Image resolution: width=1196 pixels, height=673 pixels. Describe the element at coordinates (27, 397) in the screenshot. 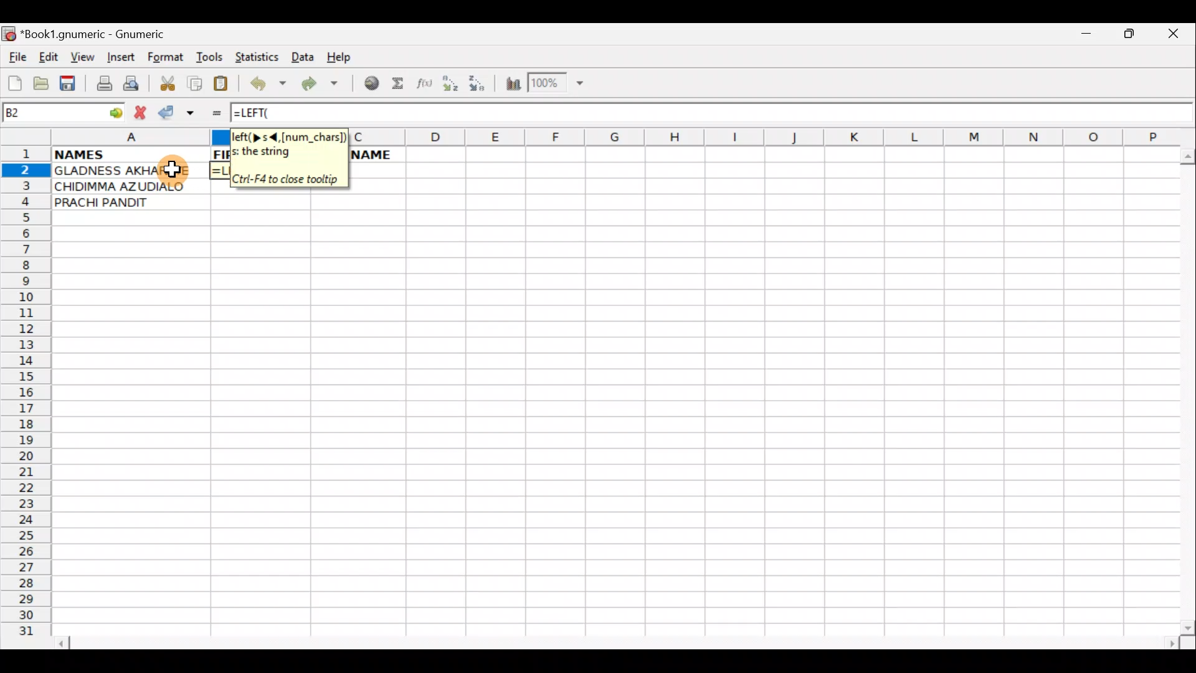

I see `Rows` at that location.